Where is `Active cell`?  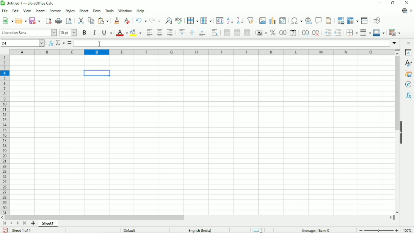
Active cell is located at coordinates (97, 73).